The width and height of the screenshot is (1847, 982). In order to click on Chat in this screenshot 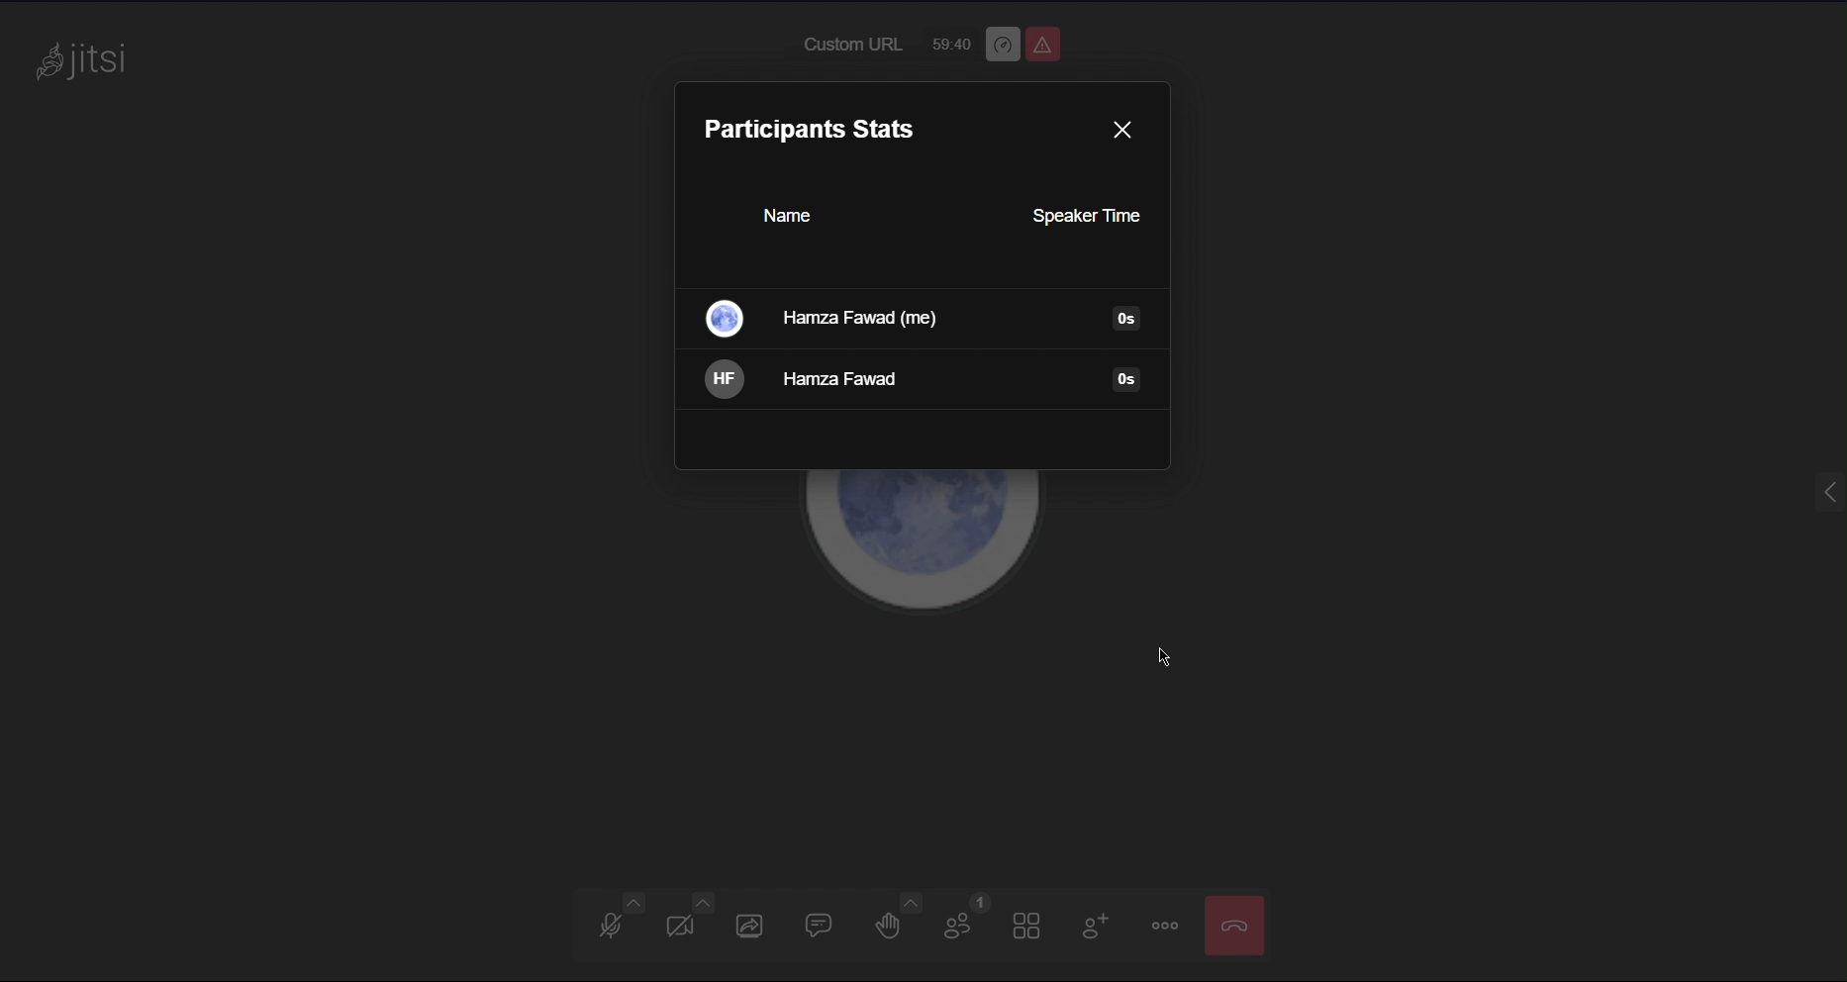, I will do `click(826, 926)`.